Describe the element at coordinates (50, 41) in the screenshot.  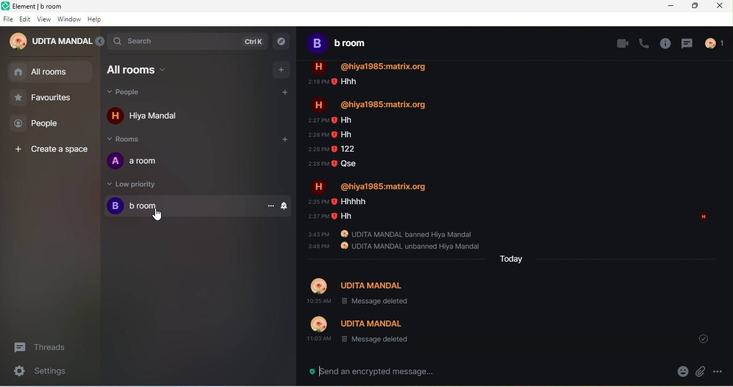
I see `udita mandal` at that location.